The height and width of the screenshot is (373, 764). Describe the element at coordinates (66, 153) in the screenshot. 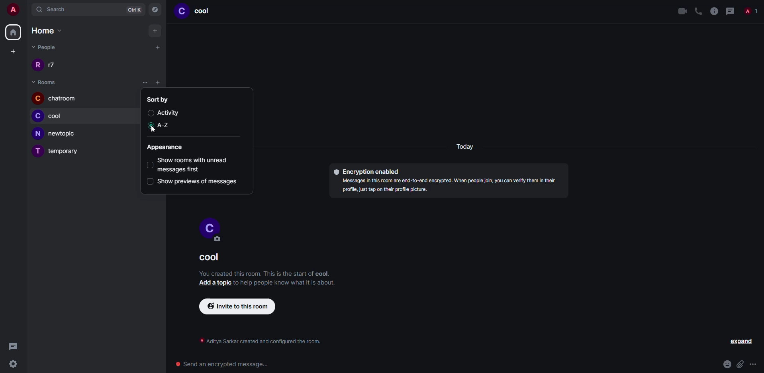

I see `temporary` at that location.